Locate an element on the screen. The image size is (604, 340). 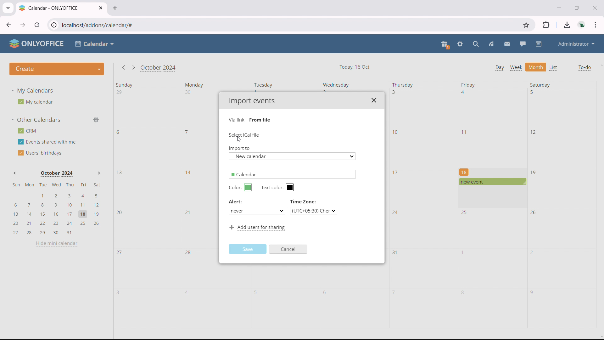
7 is located at coordinates (394, 292).